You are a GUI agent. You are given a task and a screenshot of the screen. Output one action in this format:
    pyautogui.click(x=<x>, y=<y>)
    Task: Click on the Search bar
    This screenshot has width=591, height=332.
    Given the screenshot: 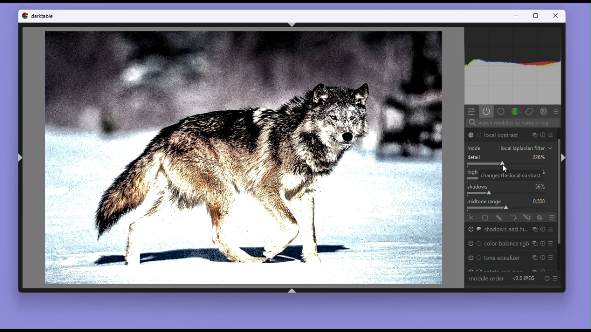 What is the action you would take?
    pyautogui.click(x=513, y=122)
    